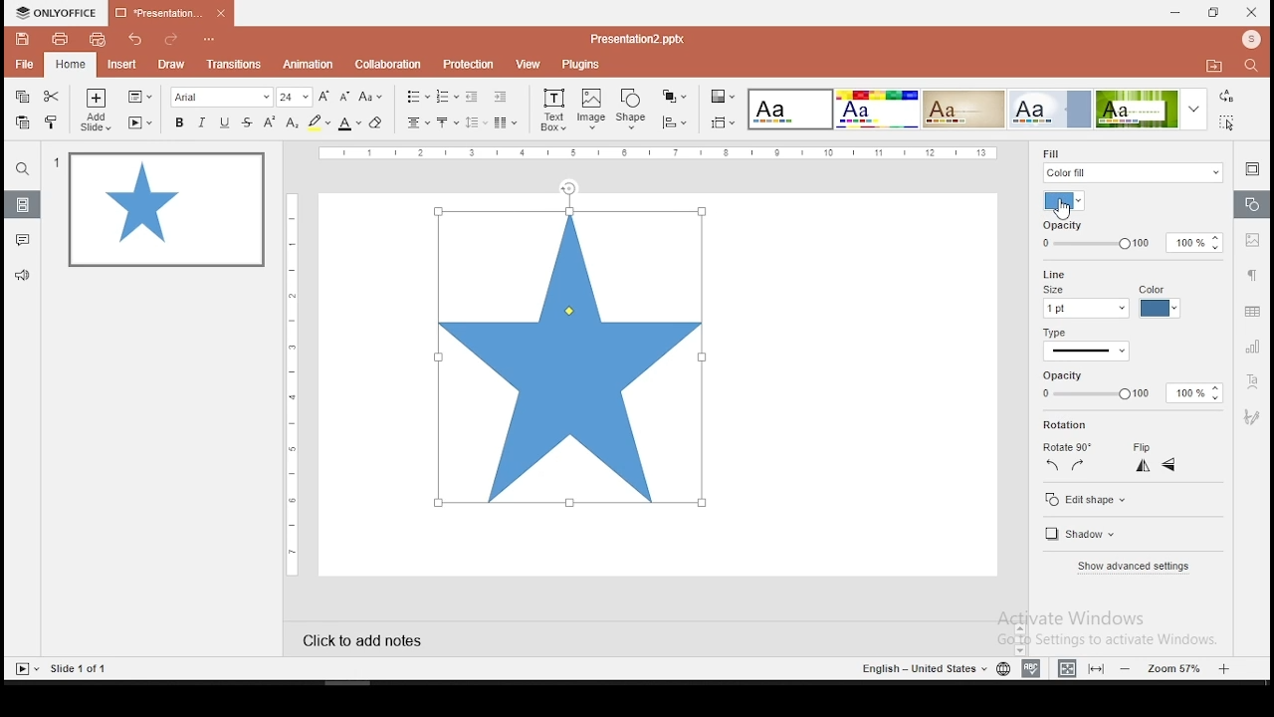  What do you see at coordinates (1050, 274) in the screenshot?
I see `line` at bounding box center [1050, 274].